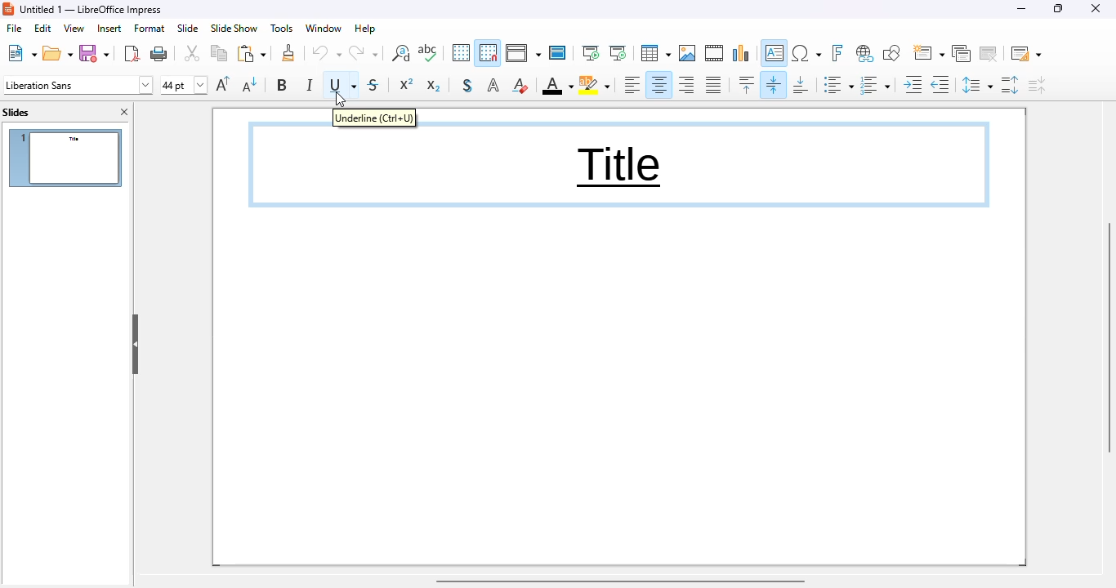 The height and width of the screenshot is (588, 1116). What do you see at coordinates (1058, 8) in the screenshot?
I see `maximize` at bounding box center [1058, 8].